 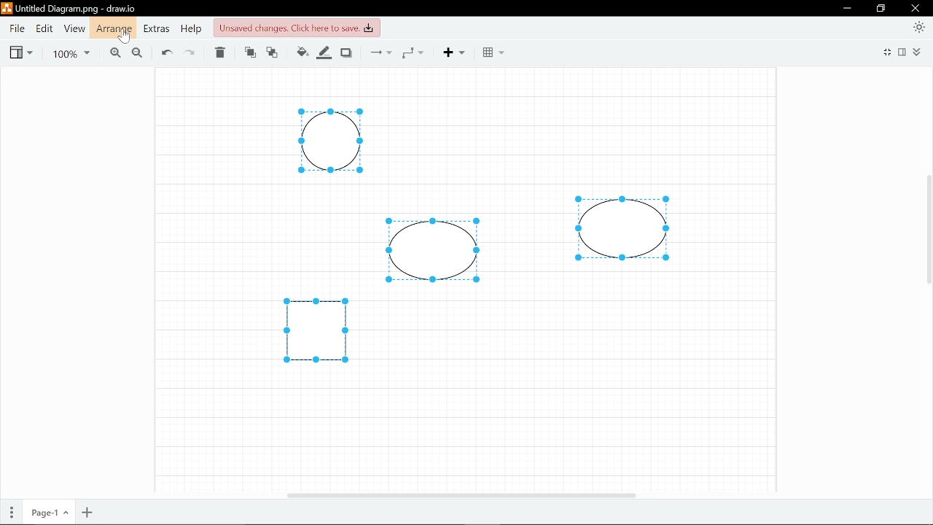 What do you see at coordinates (275, 53) in the screenshot?
I see `To bak` at bounding box center [275, 53].